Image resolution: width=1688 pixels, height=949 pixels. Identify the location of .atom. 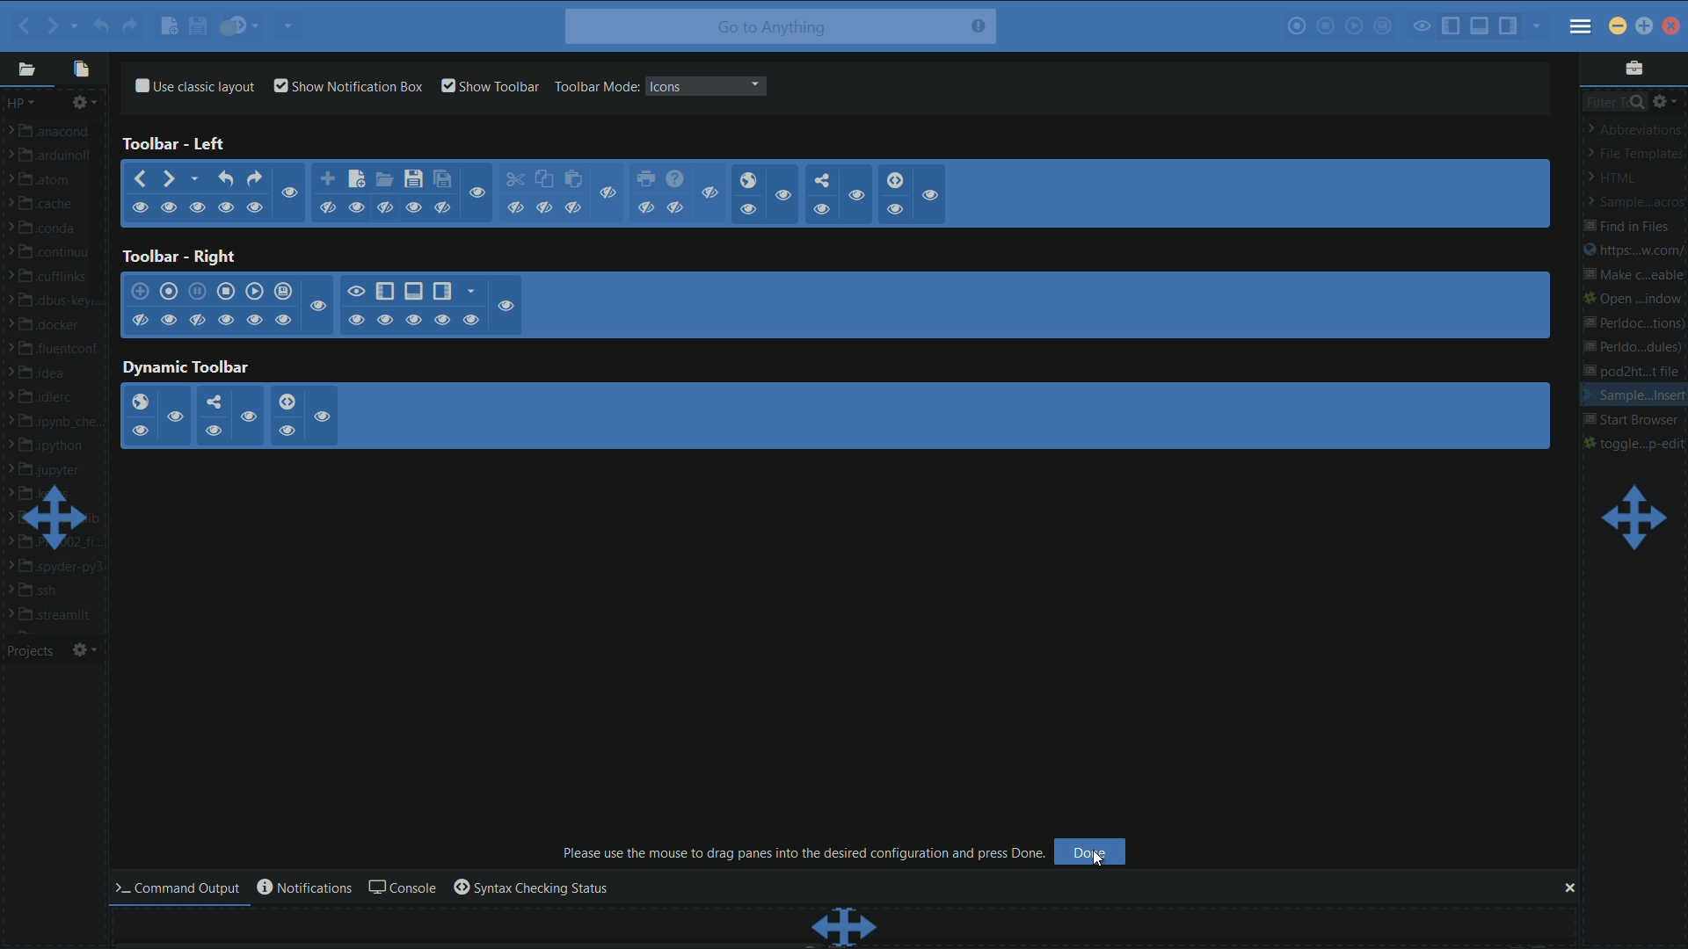
(49, 182).